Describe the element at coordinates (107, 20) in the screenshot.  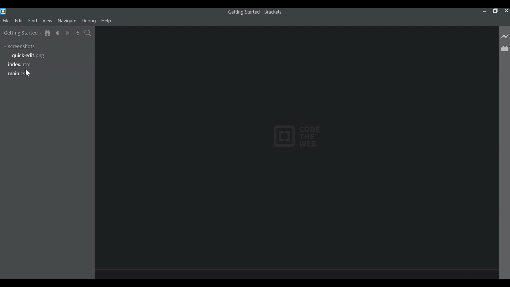
I see `Help` at that location.